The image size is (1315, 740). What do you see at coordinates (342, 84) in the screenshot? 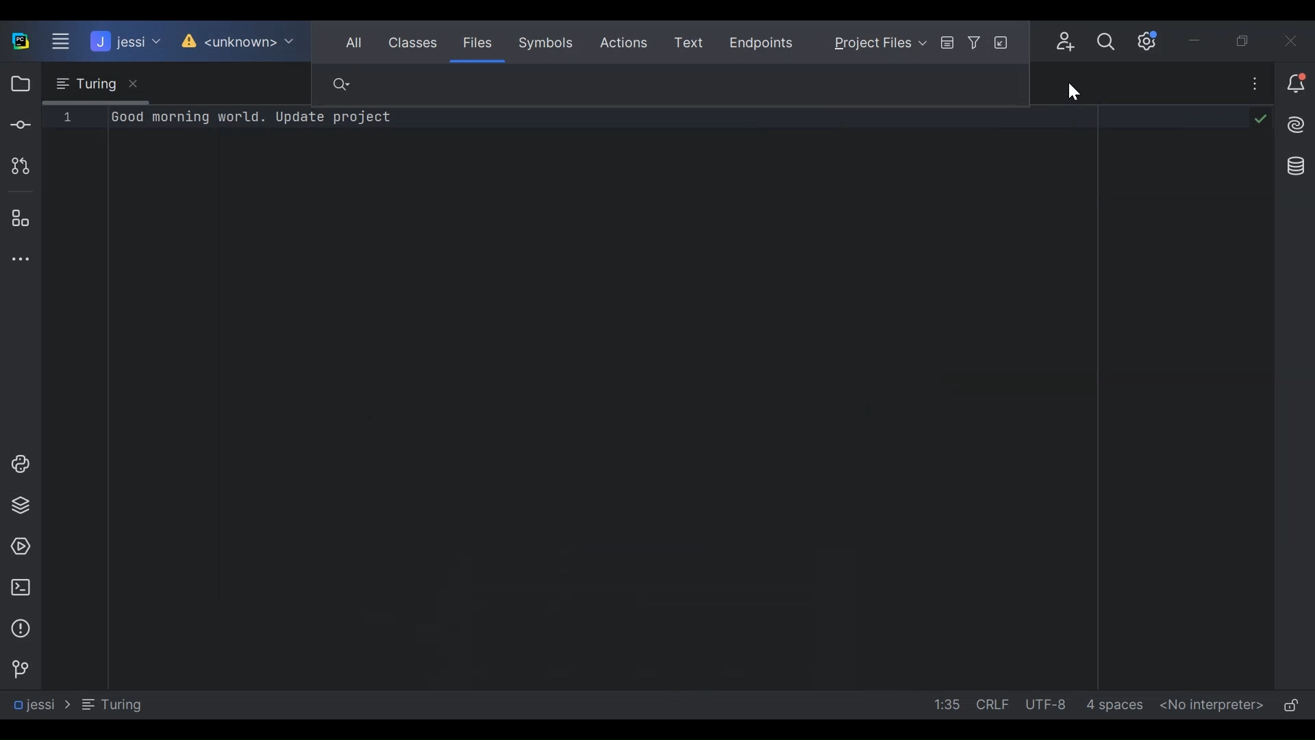
I see `Find` at bounding box center [342, 84].